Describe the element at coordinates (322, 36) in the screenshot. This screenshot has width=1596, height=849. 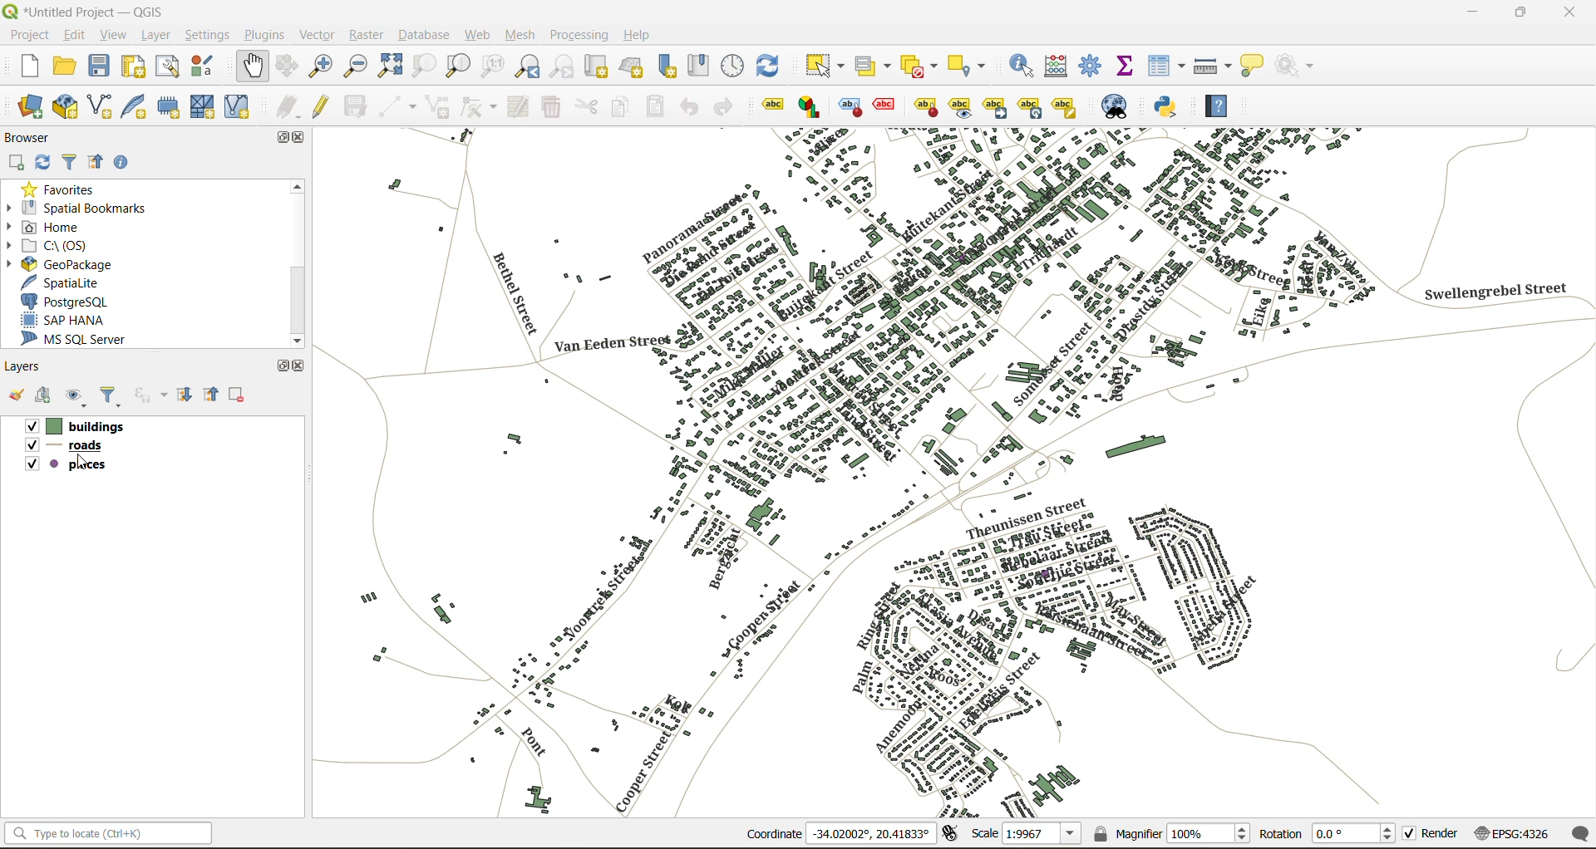
I see `vector` at that location.